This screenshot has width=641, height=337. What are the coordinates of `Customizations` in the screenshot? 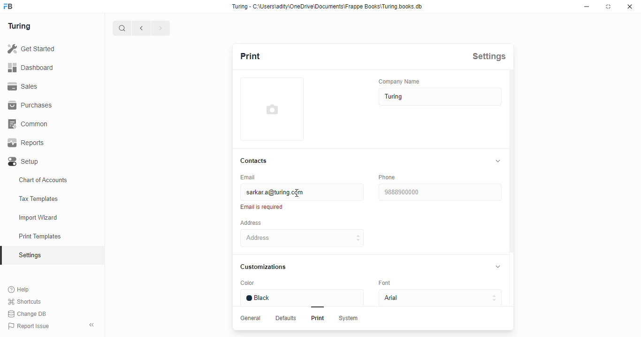 It's located at (268, 267).